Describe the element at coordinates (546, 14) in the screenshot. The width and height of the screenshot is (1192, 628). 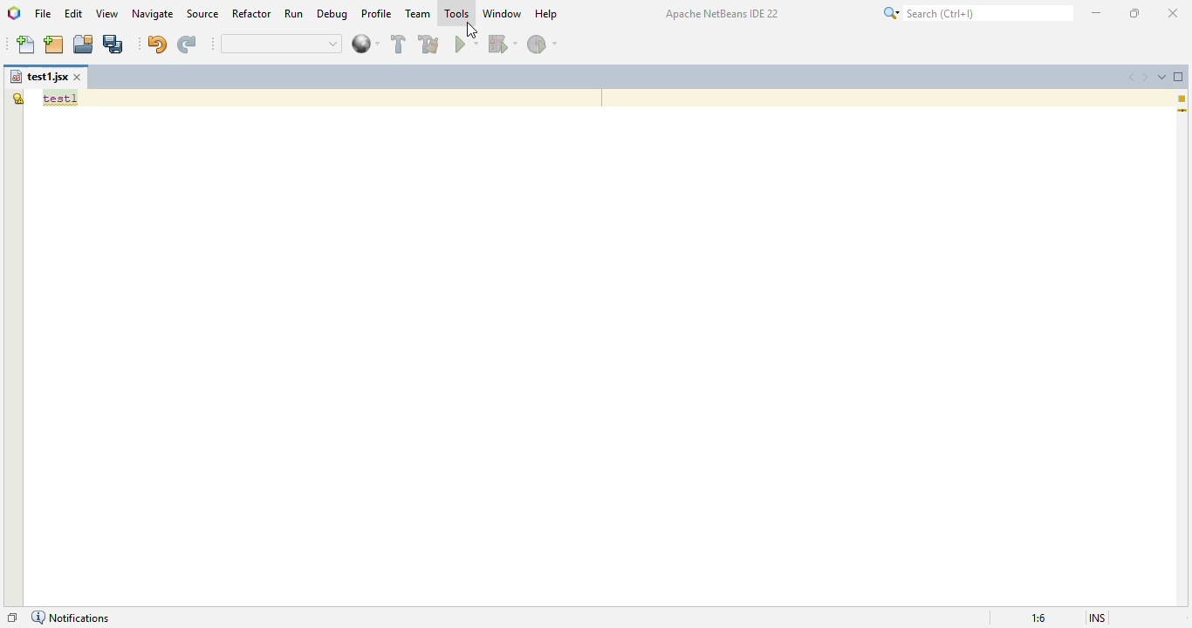
I see `help` at that location.